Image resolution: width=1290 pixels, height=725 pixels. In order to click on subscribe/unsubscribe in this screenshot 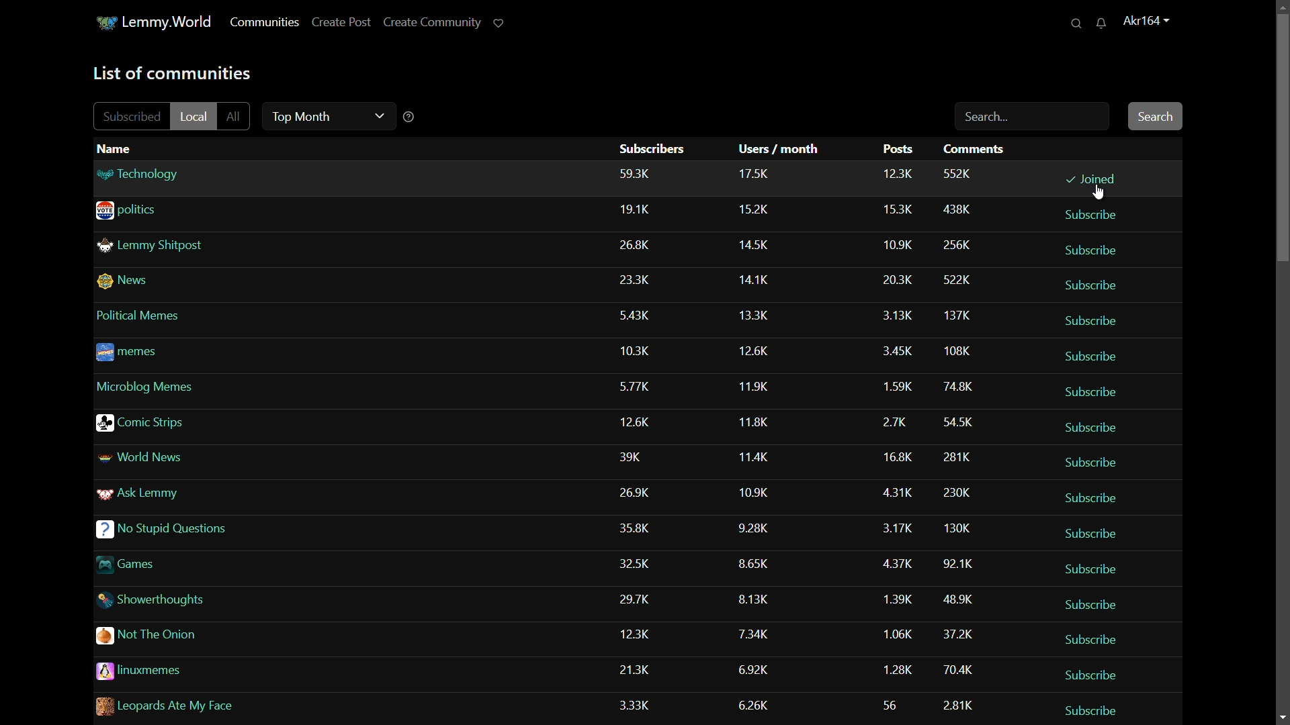, I will do `click(1092, 462)`.